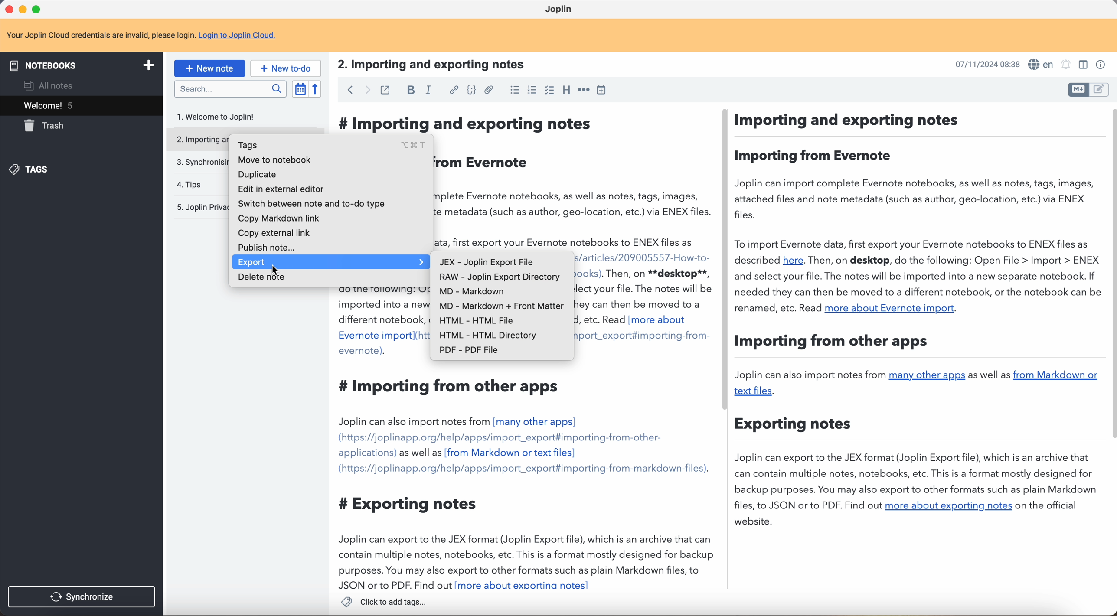  Describe the element at coordinates (983, 64) in the screenshot. I see `21/12/2024 21:23` at that location.